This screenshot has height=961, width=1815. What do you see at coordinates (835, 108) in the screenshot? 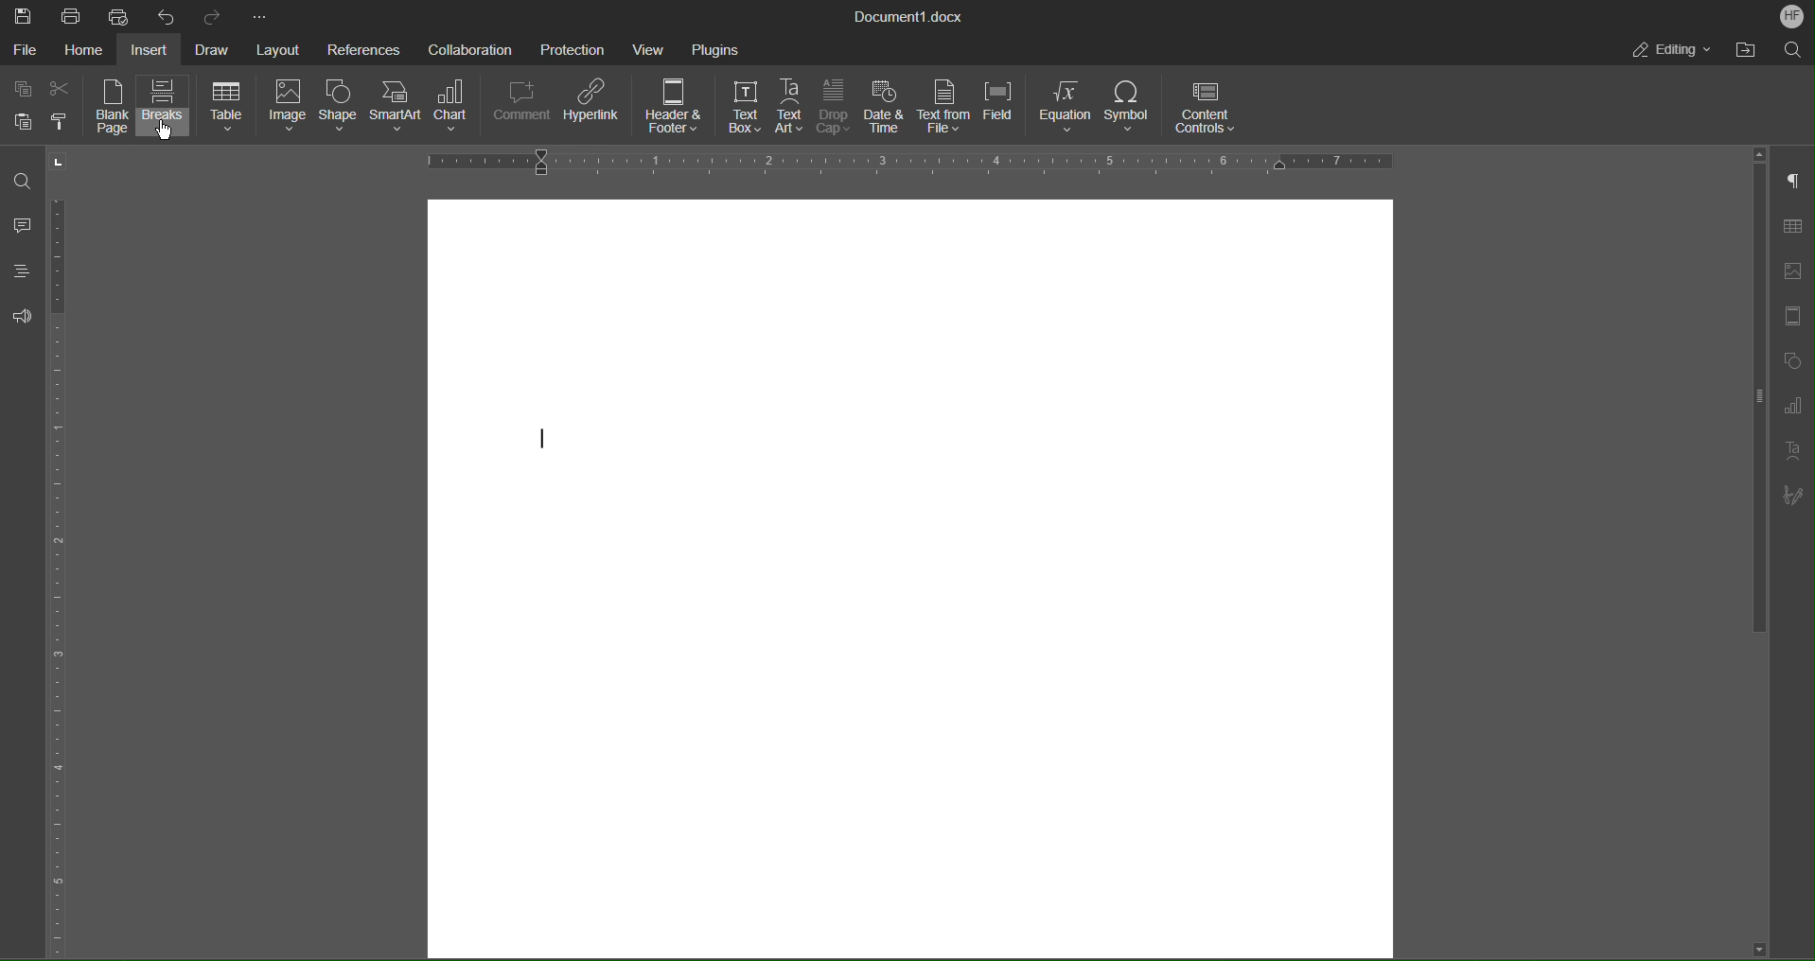
I see `Drop Cap` at bounding box center [835, 108].